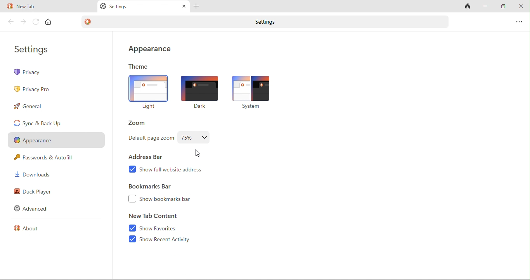  What do you see at coordinates (49, 22) in the screenshot?
I see `home` at bounding box center [49, 22].